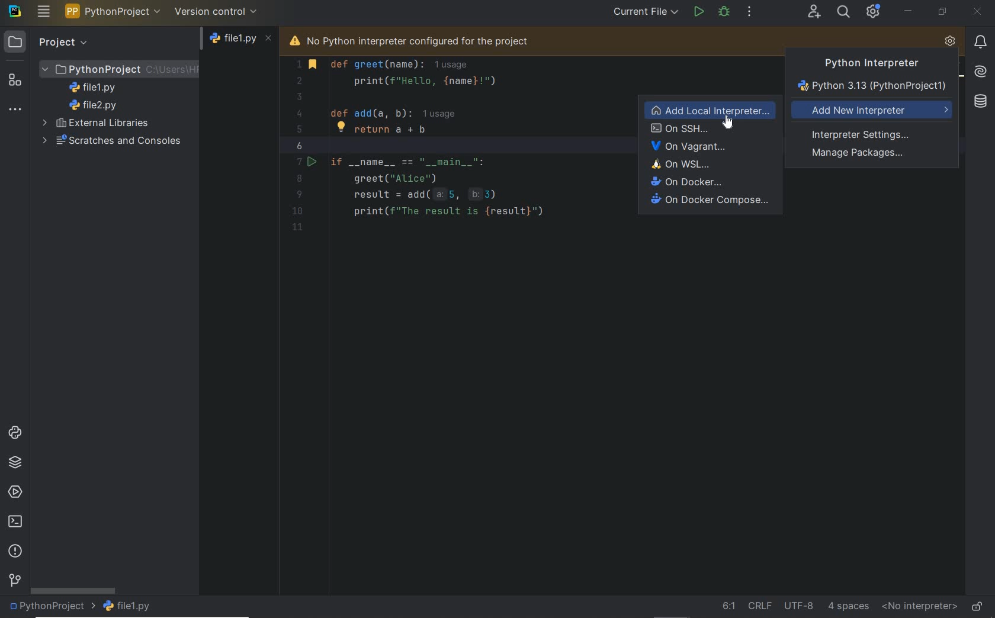 Image resolution: width=995 pixels, height=618 pixels. What do you see at coordinates (49, 41) in the screenshot?
I see `Project` at bounding box center [49, 41].